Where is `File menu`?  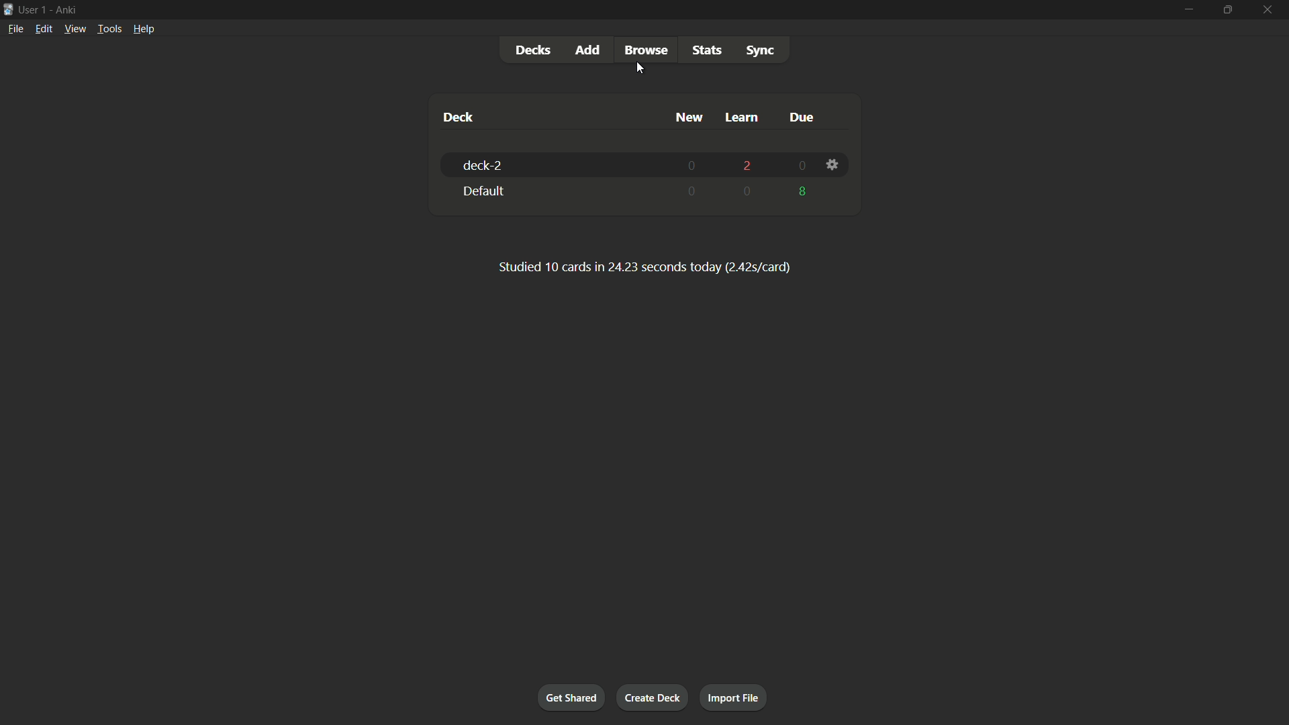 File menu is located at coordinates (14, 31).